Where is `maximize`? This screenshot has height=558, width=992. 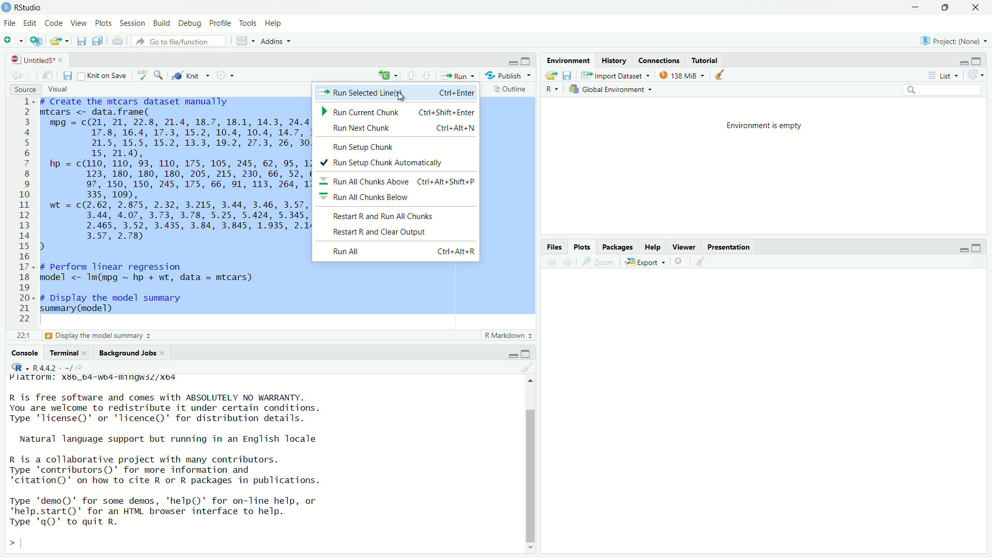
maximize is located at coordinates (976, 61).